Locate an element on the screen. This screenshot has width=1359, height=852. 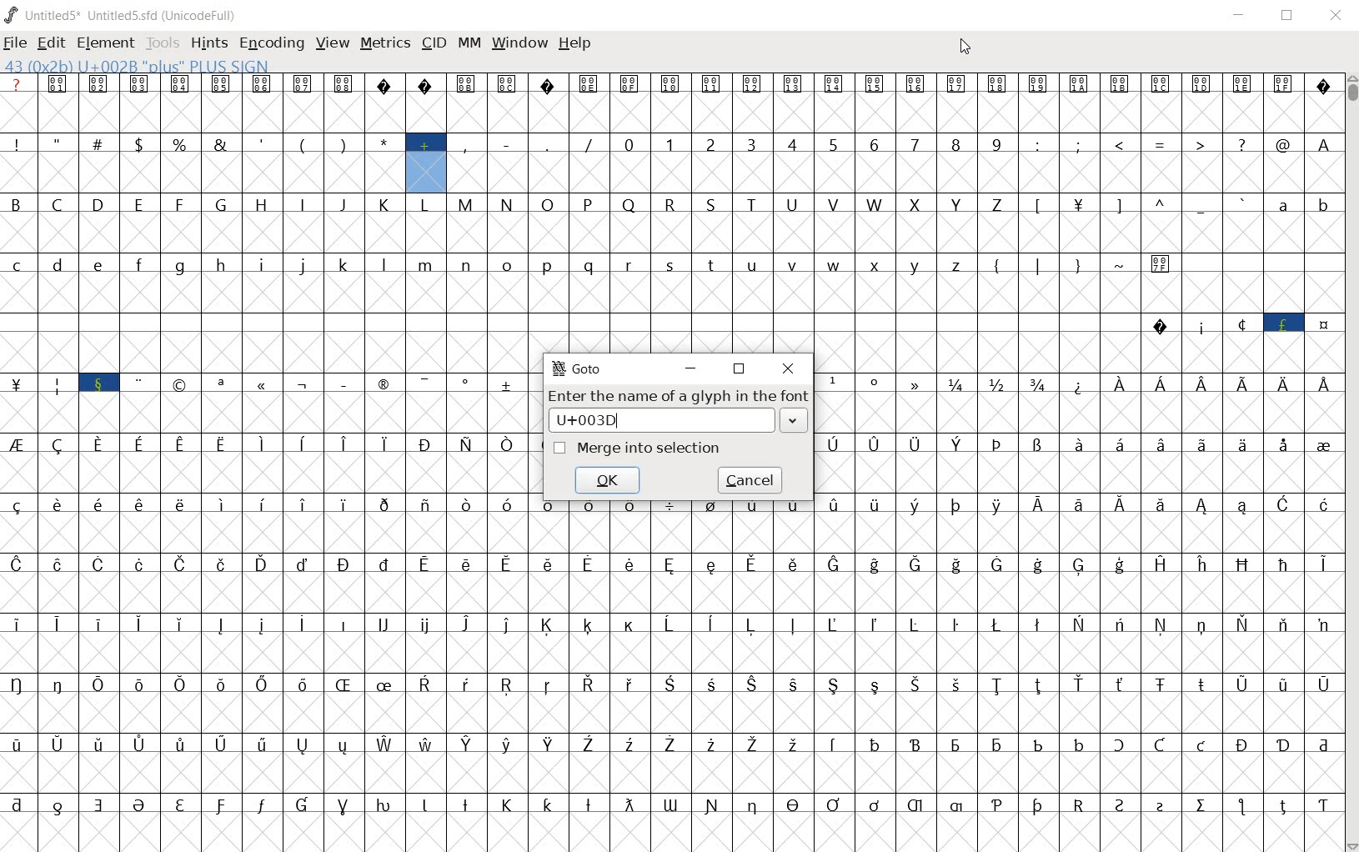
cursor is located at coordinates (965, 48).